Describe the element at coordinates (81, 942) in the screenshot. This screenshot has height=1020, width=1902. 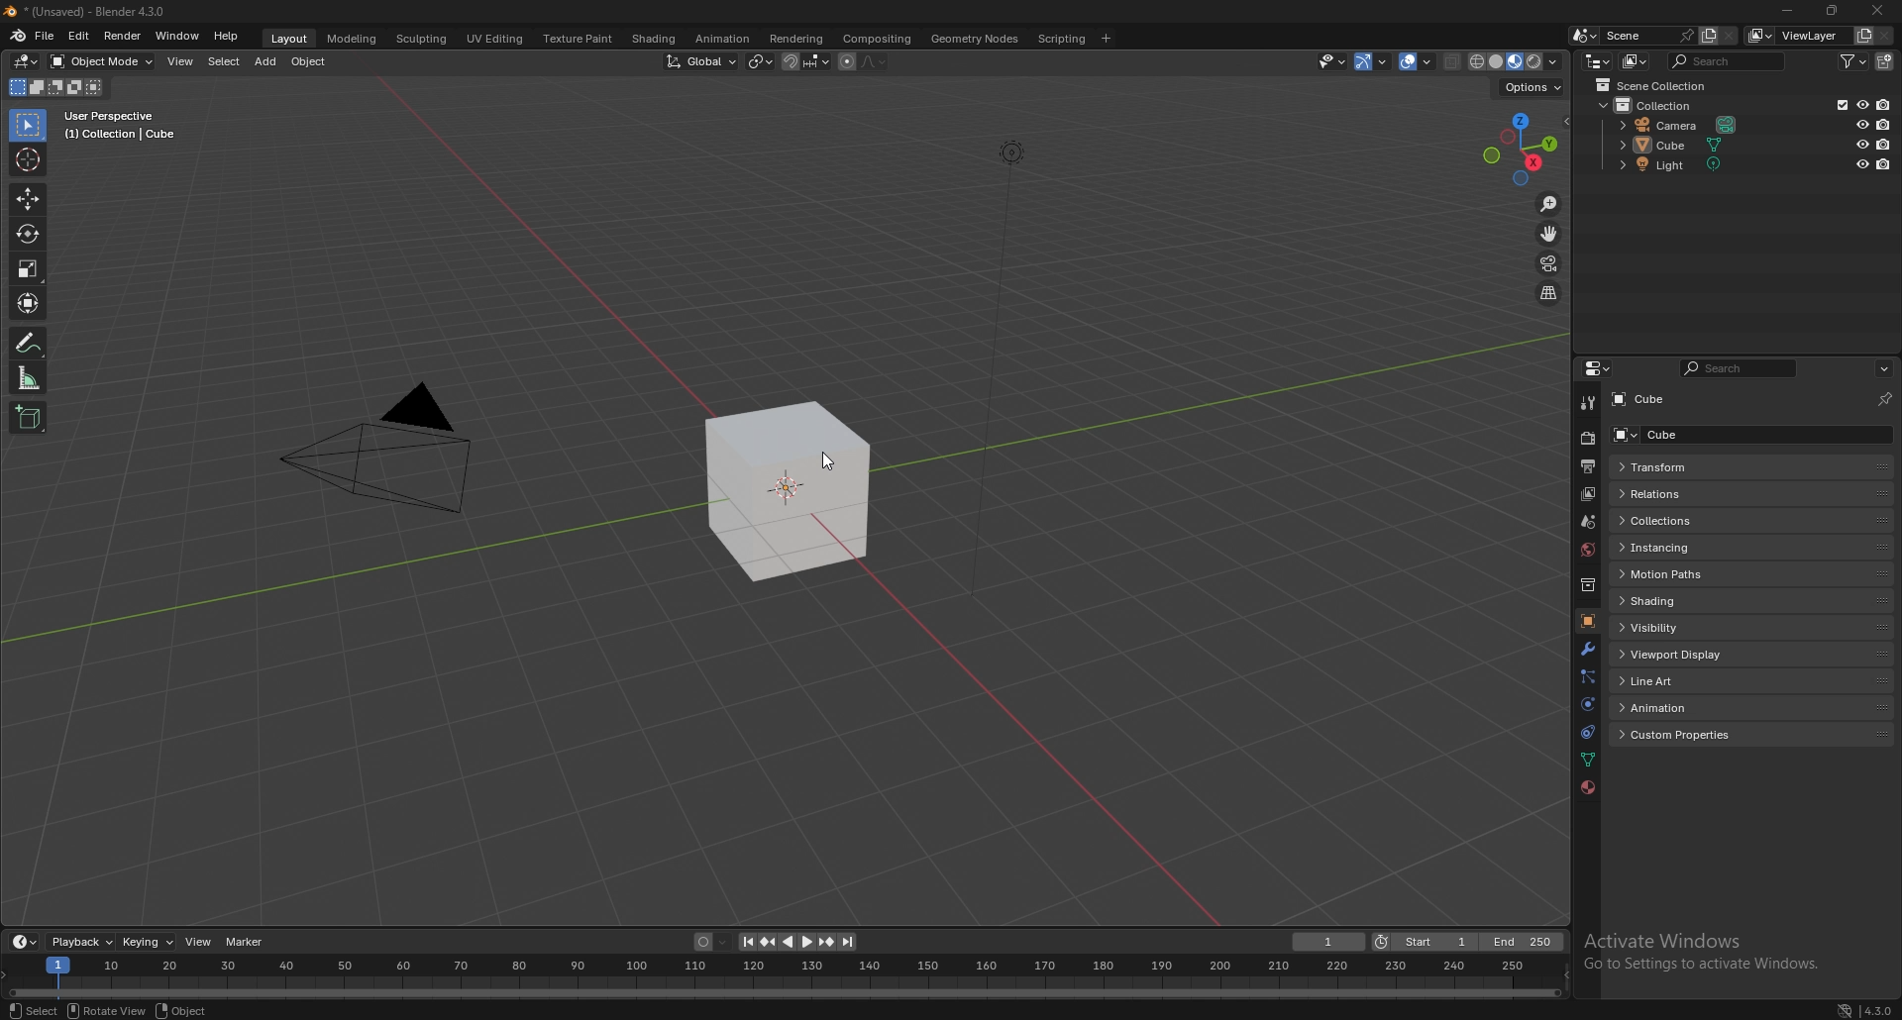
I see `playback` at that location.